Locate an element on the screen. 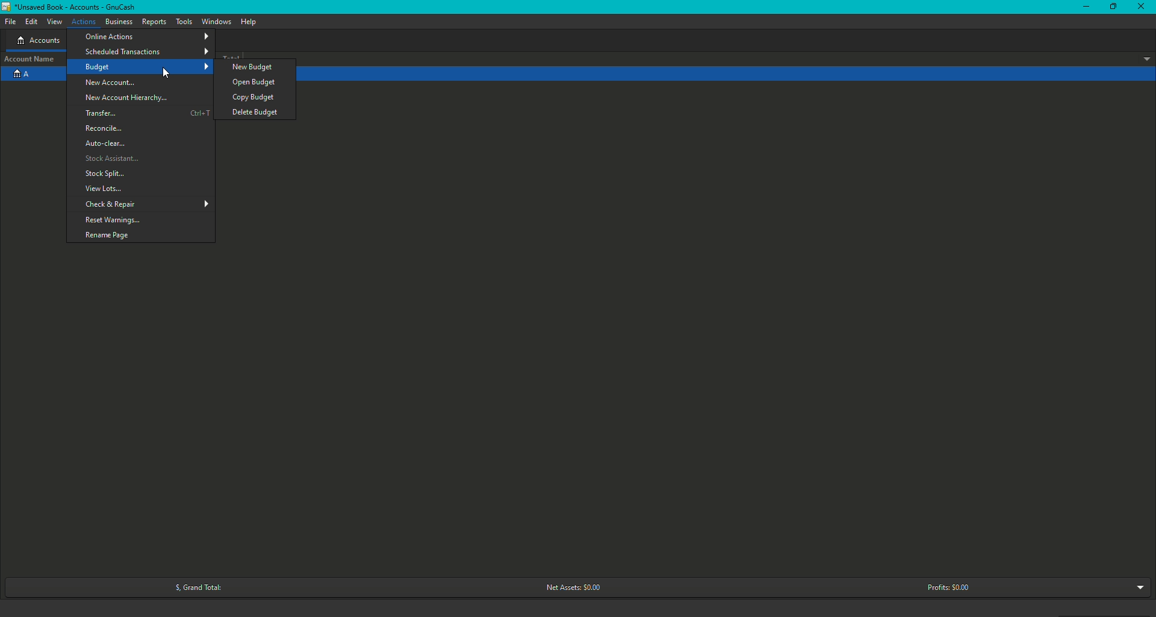 The image size is (1156, 617). Profits is located at coordinates (952, 587).